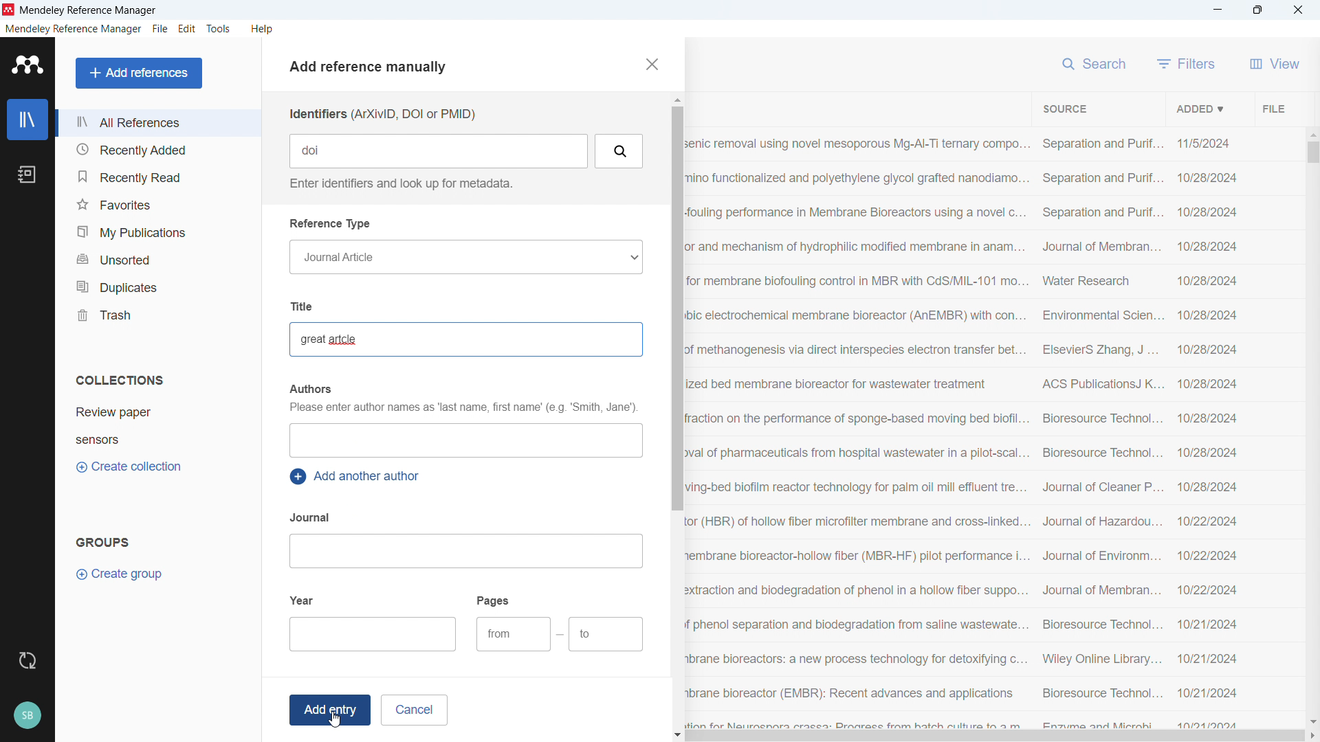 The width and height of the screenshot is (1320, 742). I want to click on Add year of publication , so click(374, 634).